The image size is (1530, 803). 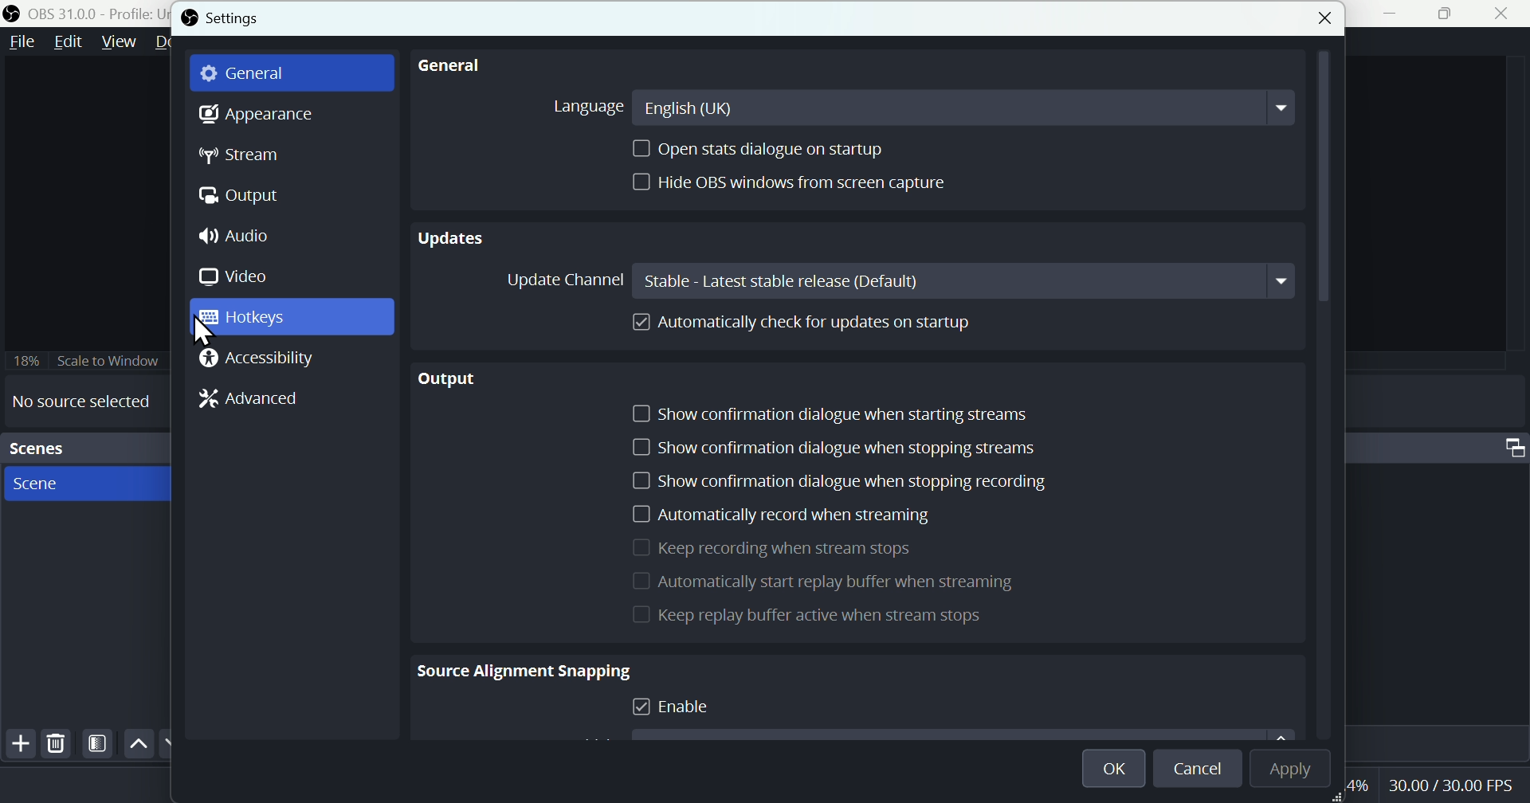 I want to click on Automatically record when streaming, so click(x=810, y=516).